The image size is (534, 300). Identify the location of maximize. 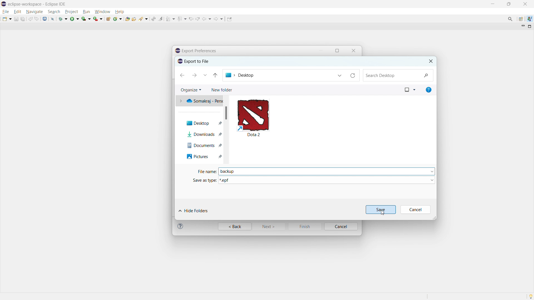
(509, 4).